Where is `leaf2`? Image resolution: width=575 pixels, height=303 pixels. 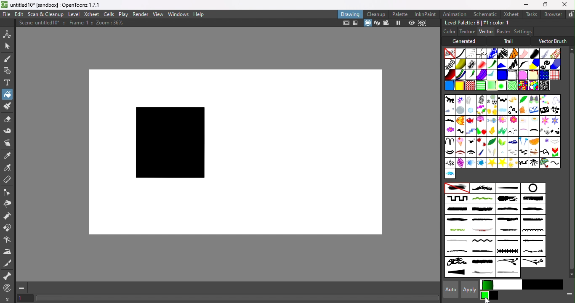 leaf2 is located at coordinates (503, 142).